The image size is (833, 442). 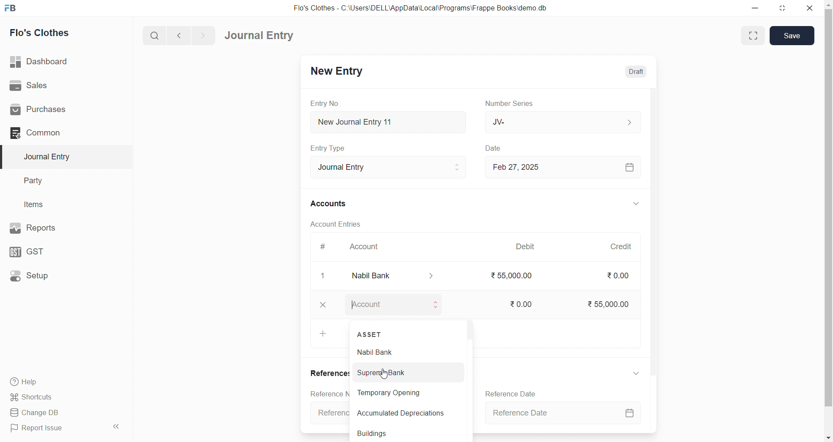 What do you see at coordinates (180, 36) in the screenshot?
I see `navigate backward` at bounding box center [180, 36].